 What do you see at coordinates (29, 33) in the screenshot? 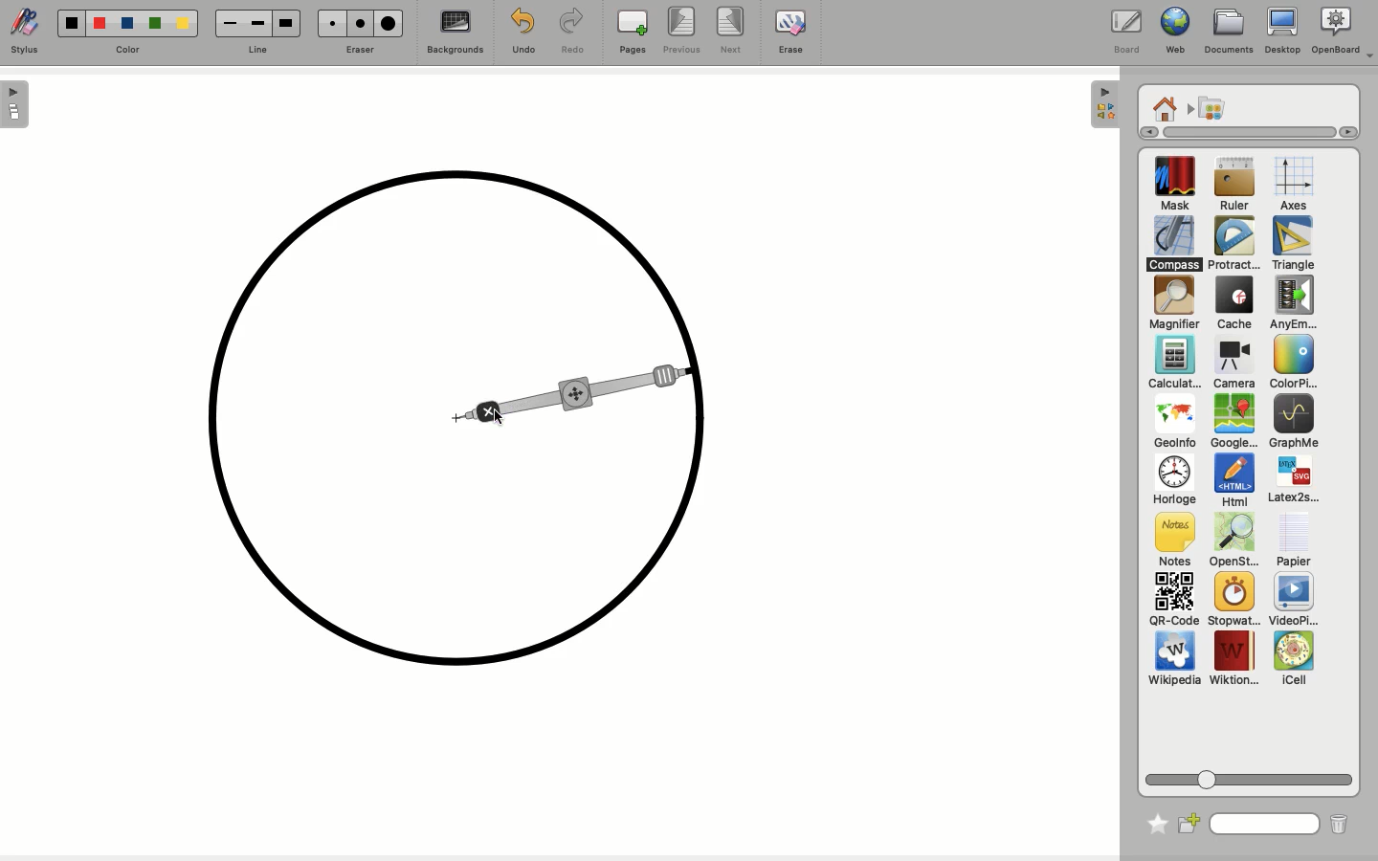
I see `Stylus` at bounding box center [29, 33].